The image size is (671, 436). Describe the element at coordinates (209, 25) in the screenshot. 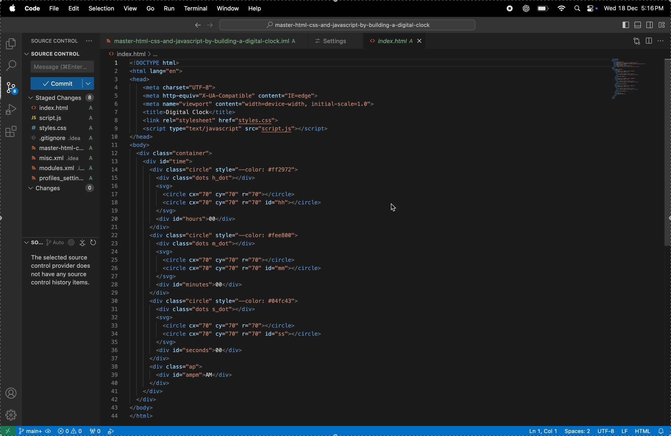

I see `forward` at that location.